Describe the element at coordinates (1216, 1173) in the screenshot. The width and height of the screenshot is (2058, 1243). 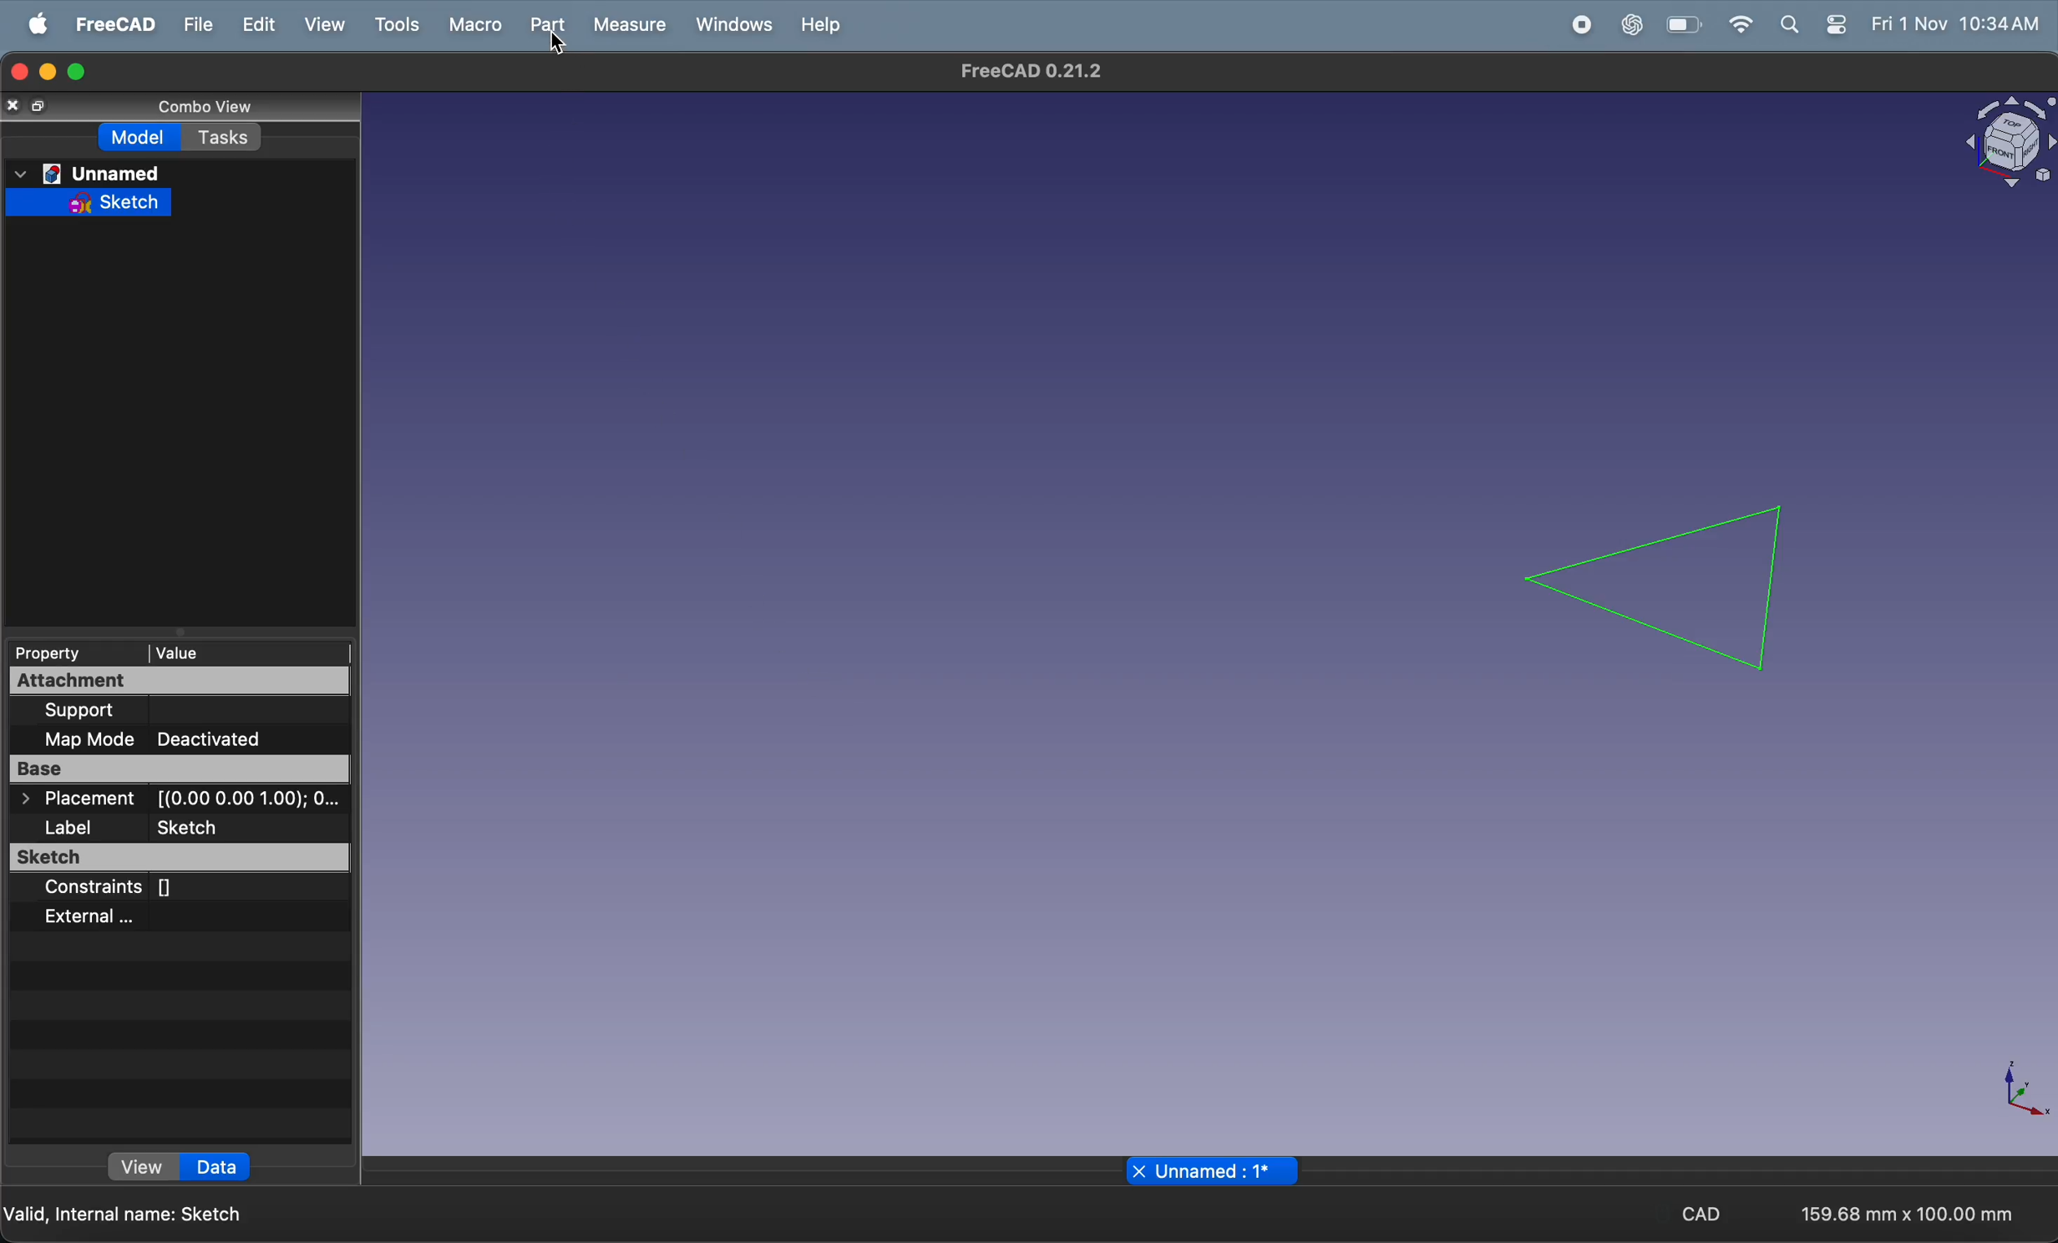
I see `Unnamed: 1*` at that location.